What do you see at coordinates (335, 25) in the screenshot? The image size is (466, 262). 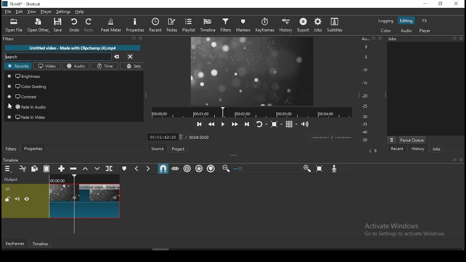 I see `subtitles` at bounding box center [335, 25].